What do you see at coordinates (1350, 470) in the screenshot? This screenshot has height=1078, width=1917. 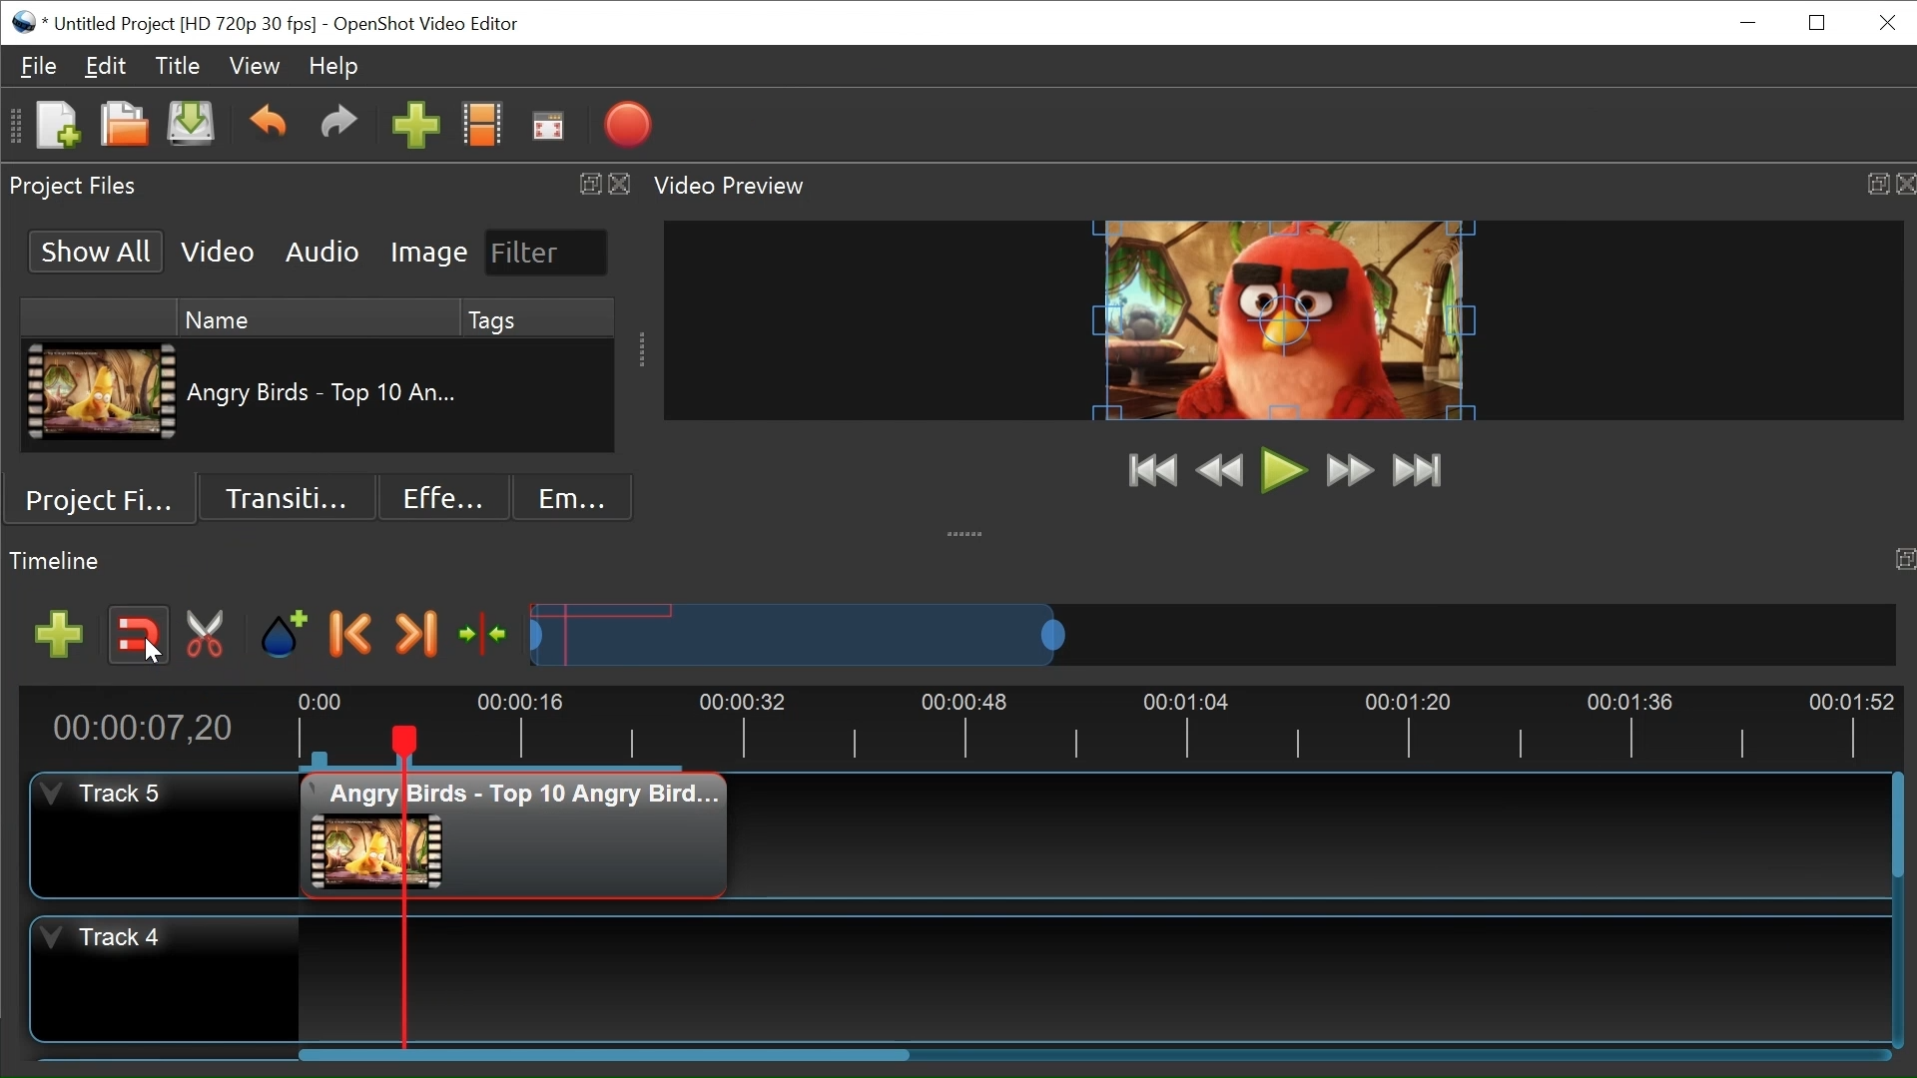 I see `Fast Forward` at bounding box center [1350, 470].